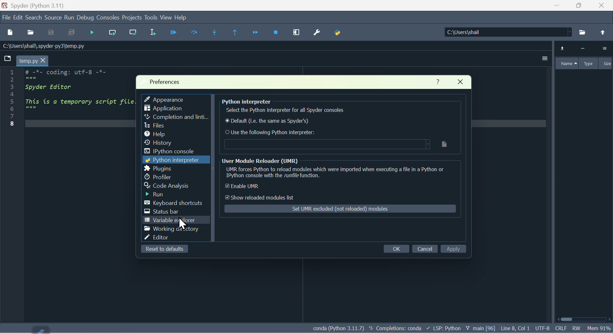 The height and width of the screenshot is (334, 613). Describe the element at coordinates (342, 33) in the screenshot. I see `Python path manager` at that location.